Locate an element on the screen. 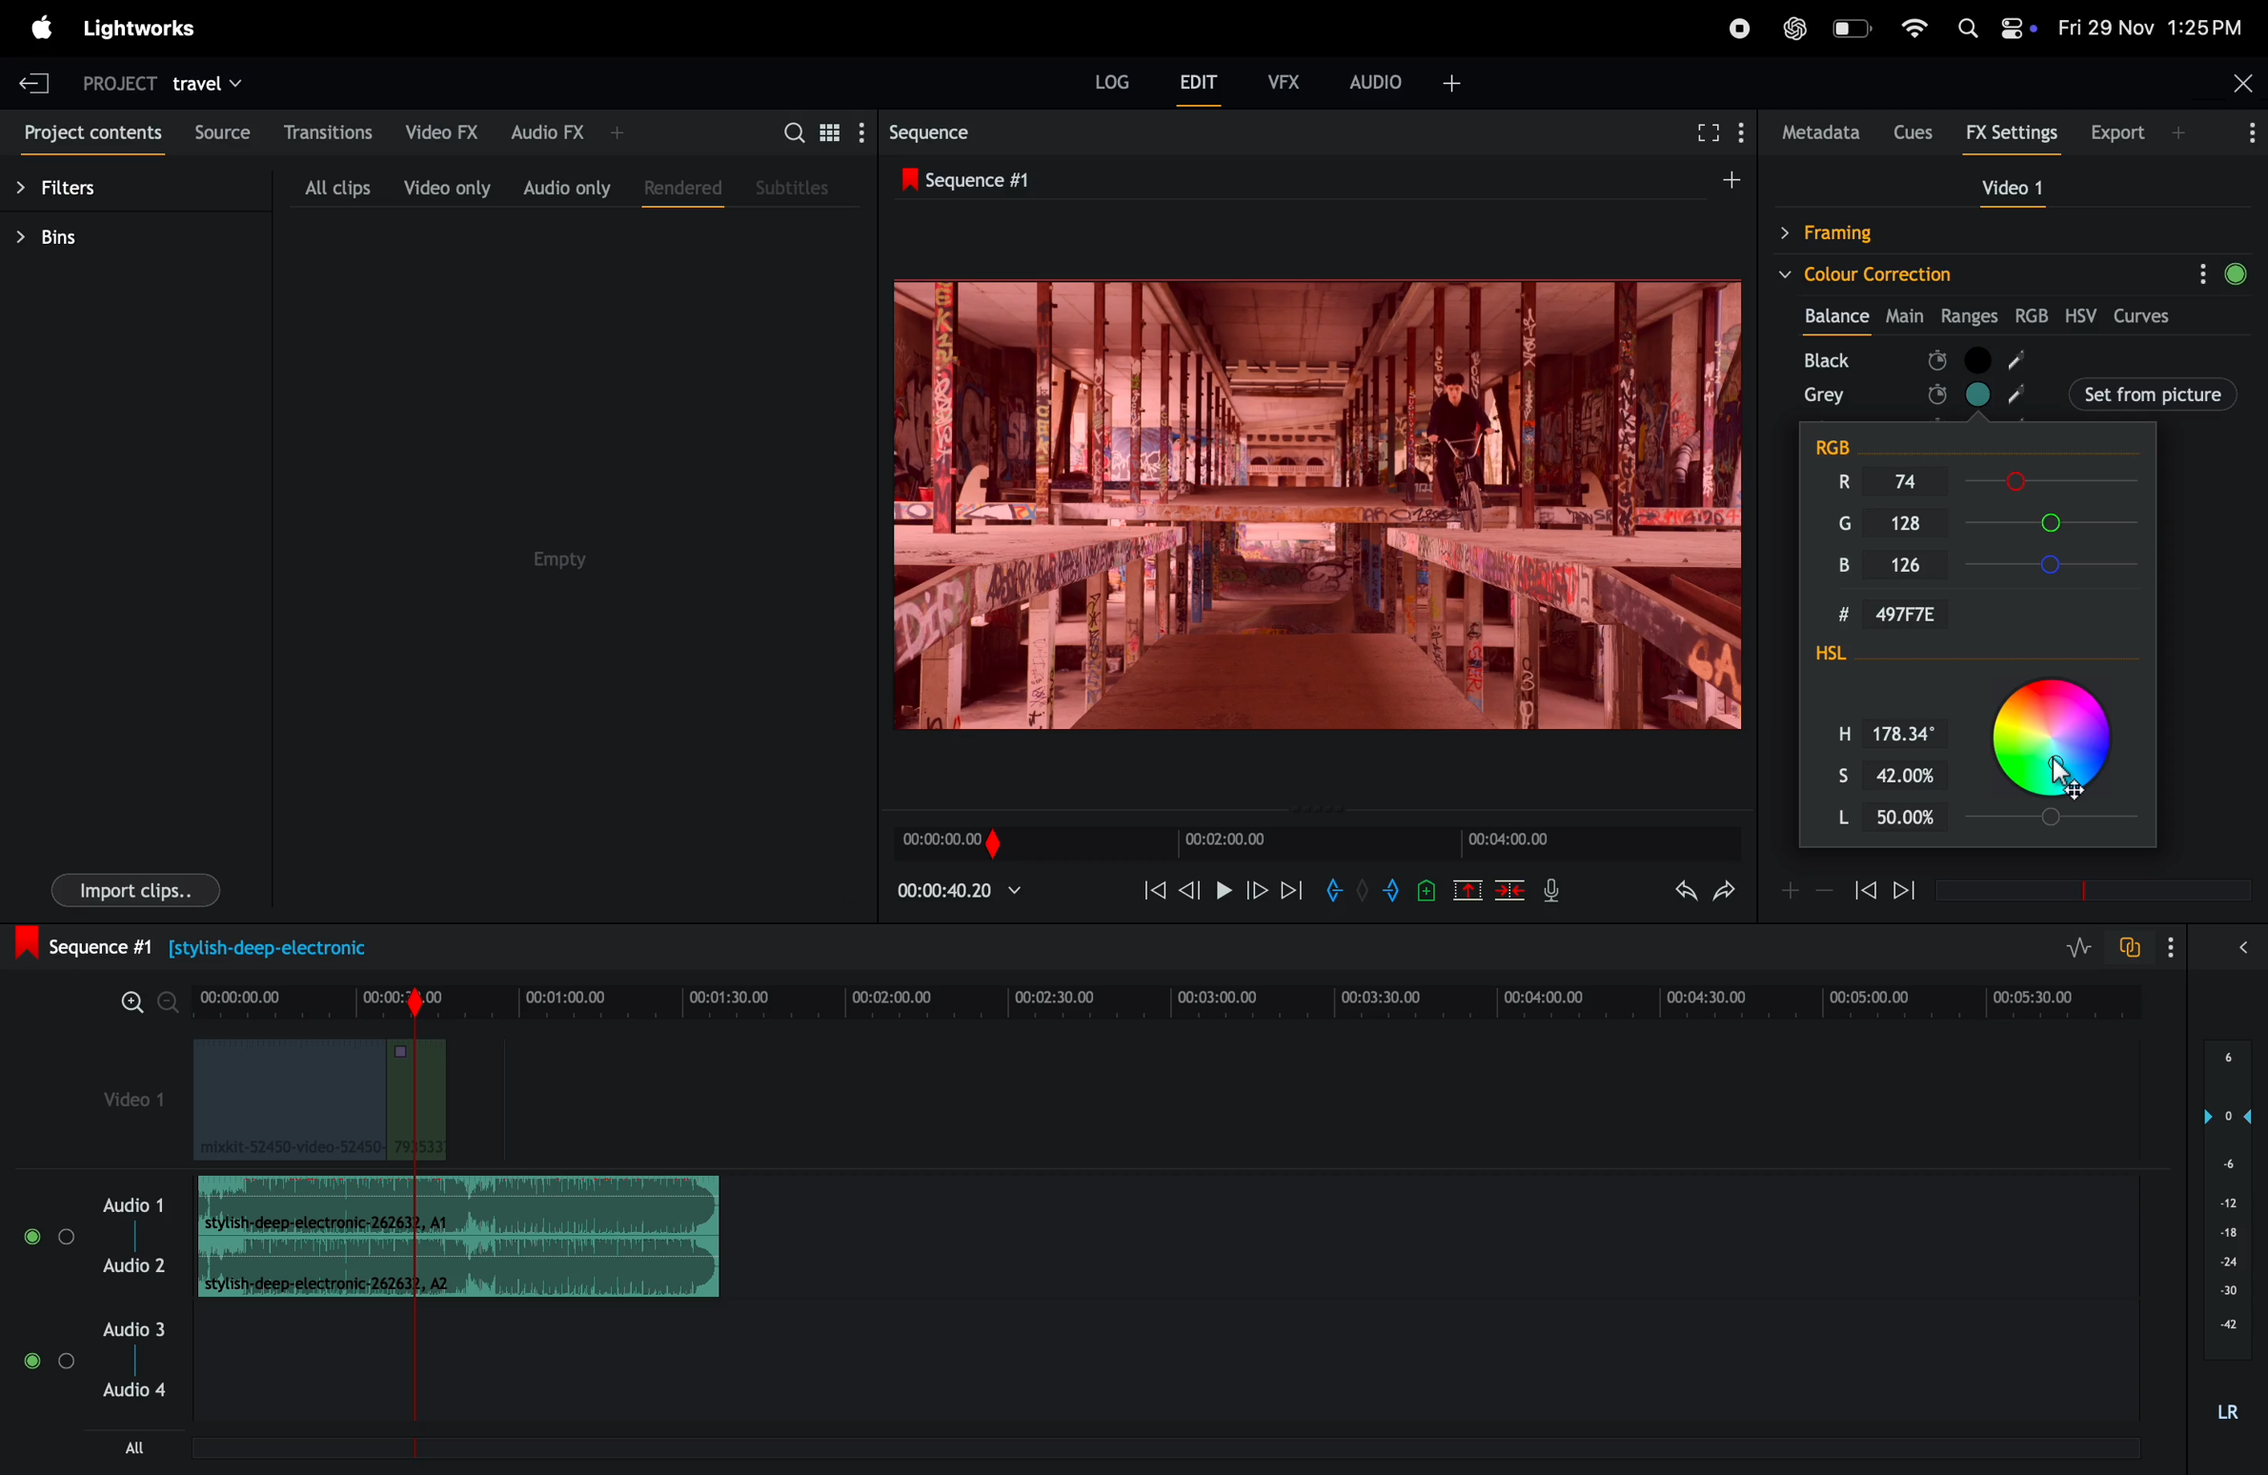 Image resolution: width=2268 pixels, height=1475 pixels. rgb is located at coordinates (2035, 315).